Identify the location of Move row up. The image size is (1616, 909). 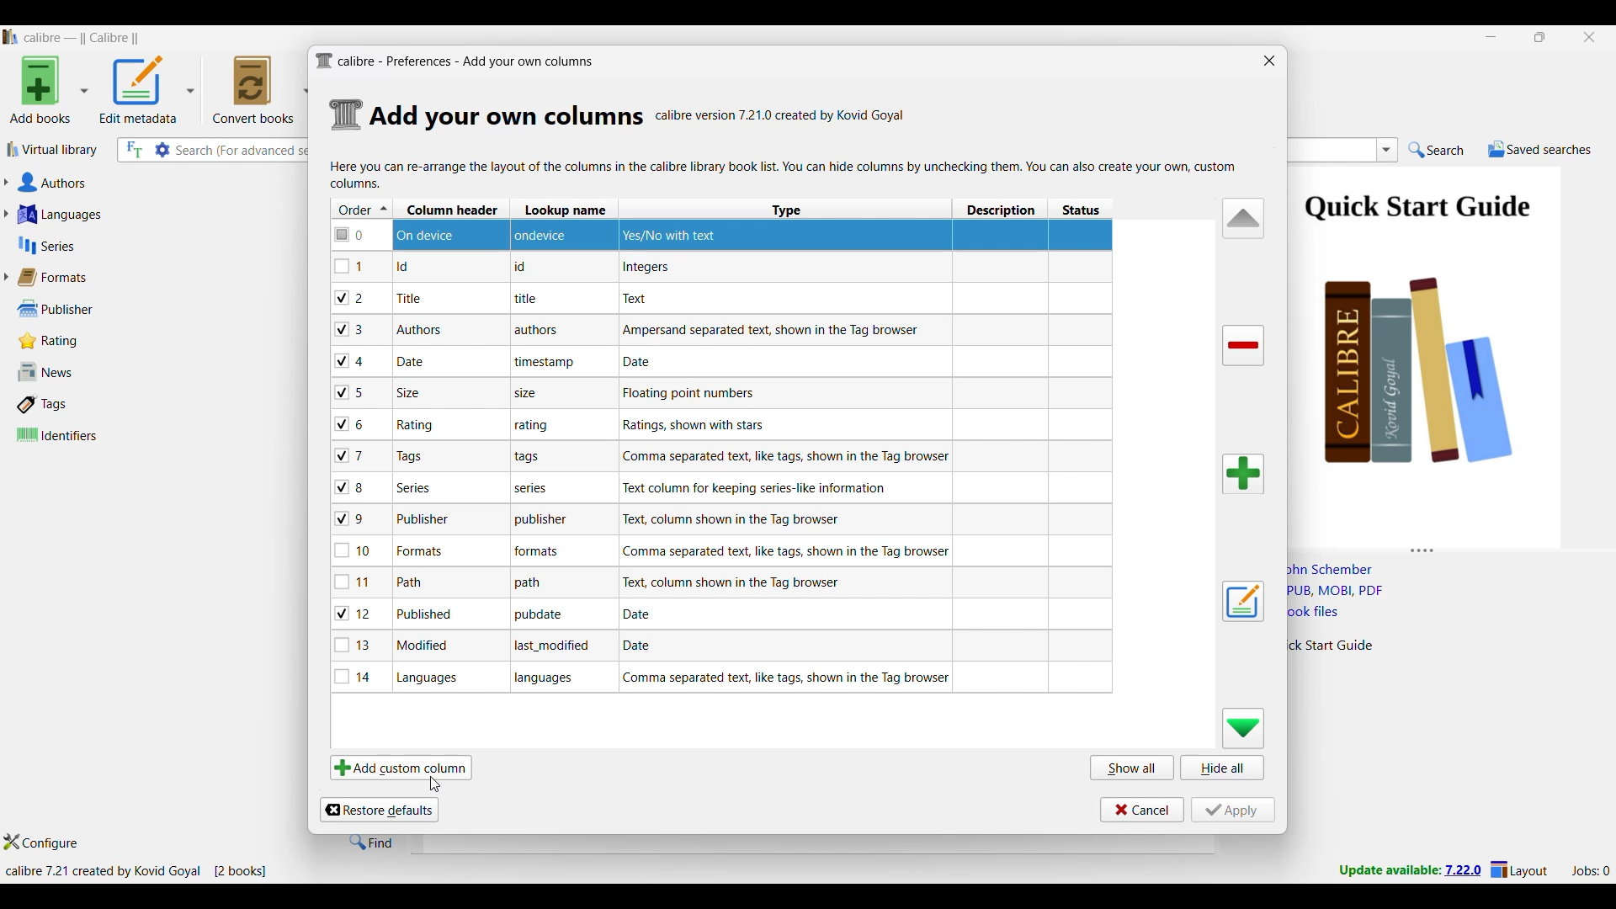
(1244, 217).